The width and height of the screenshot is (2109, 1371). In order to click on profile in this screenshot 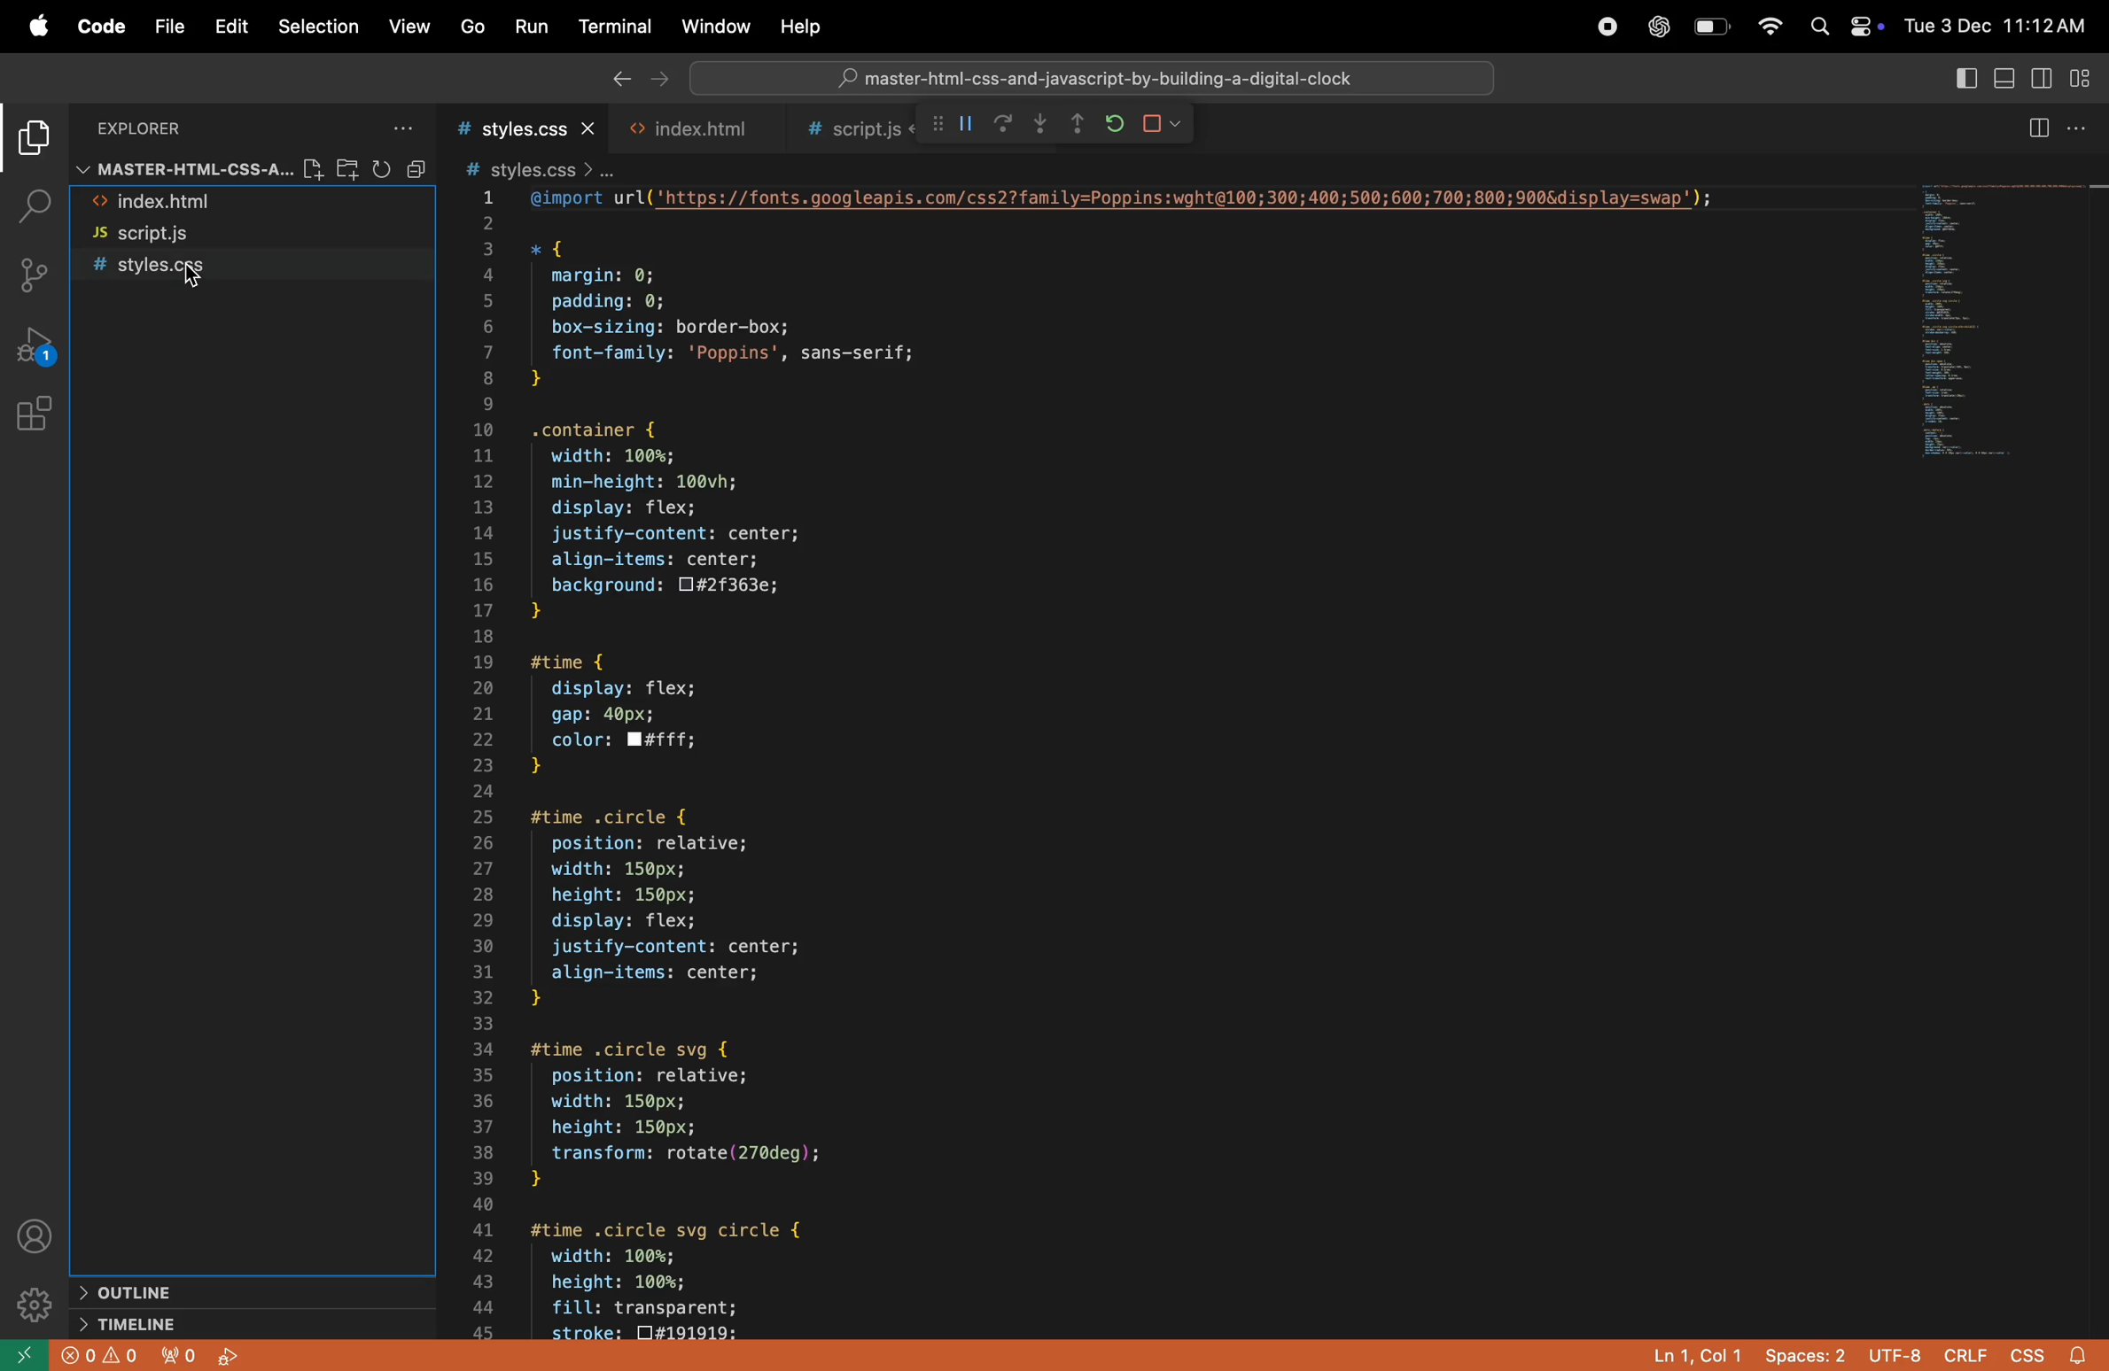, I will do `click(37, 1238)`.